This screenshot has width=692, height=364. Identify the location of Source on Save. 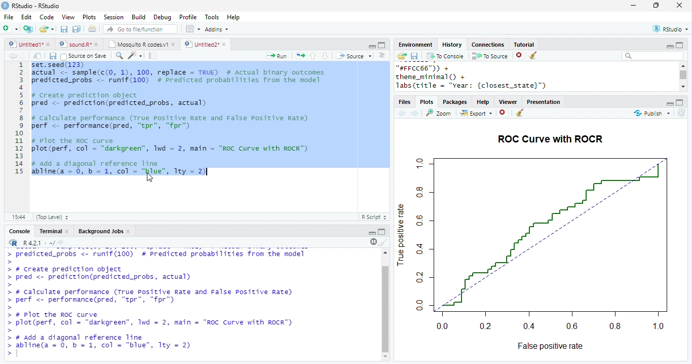
(83, 56).